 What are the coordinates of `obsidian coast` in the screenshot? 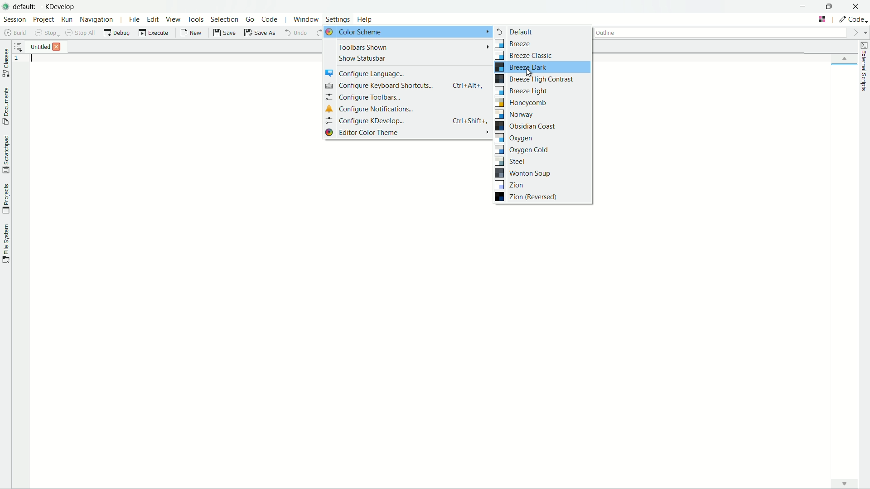 It's located at (527, 126).